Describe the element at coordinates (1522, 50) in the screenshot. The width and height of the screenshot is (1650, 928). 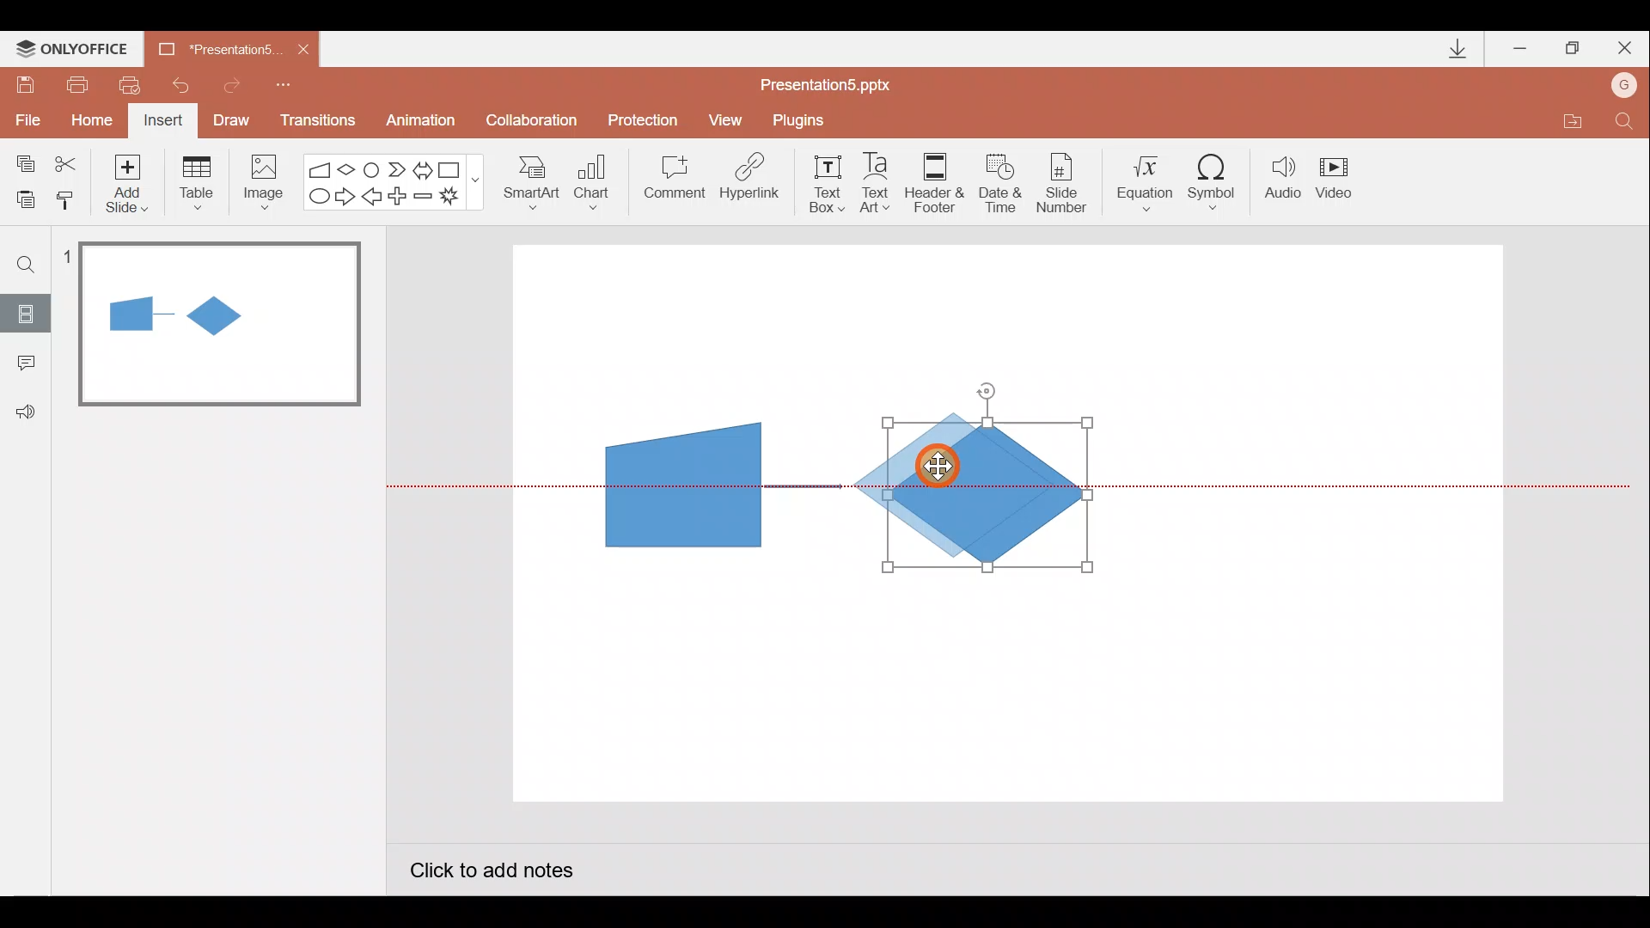
I see `Minimize` at that location.